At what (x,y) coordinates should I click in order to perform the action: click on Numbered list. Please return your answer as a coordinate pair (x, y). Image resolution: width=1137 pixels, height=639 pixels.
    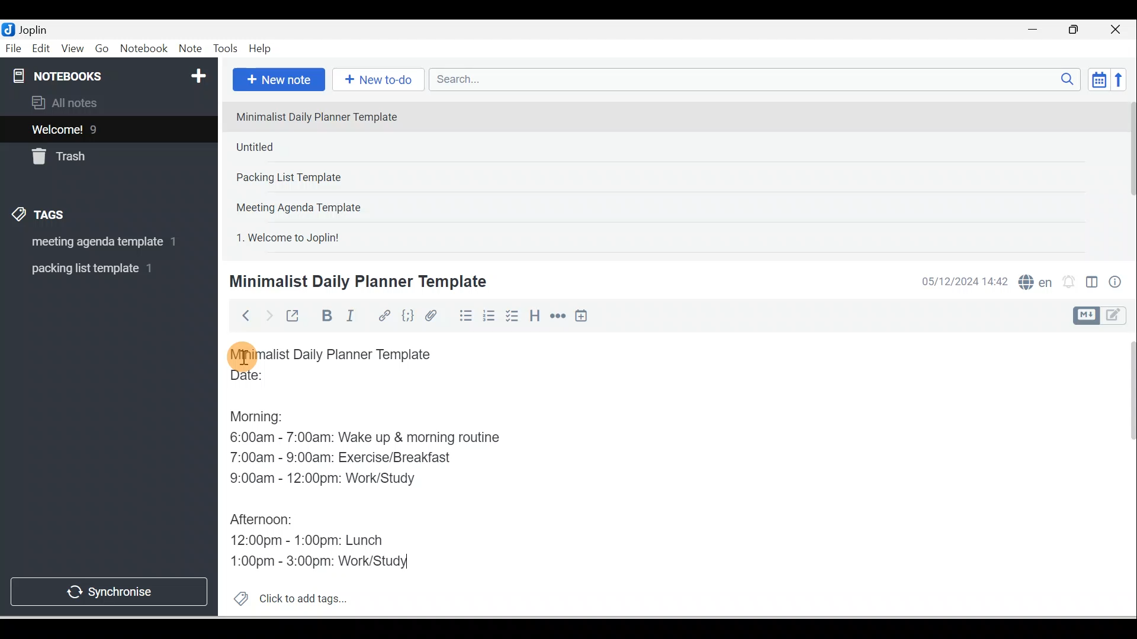
    Looking at the image, I should click on (489, 315).